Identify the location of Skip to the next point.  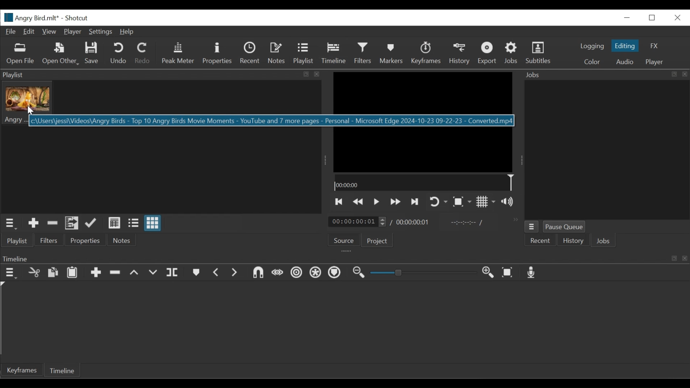
(415, 201).